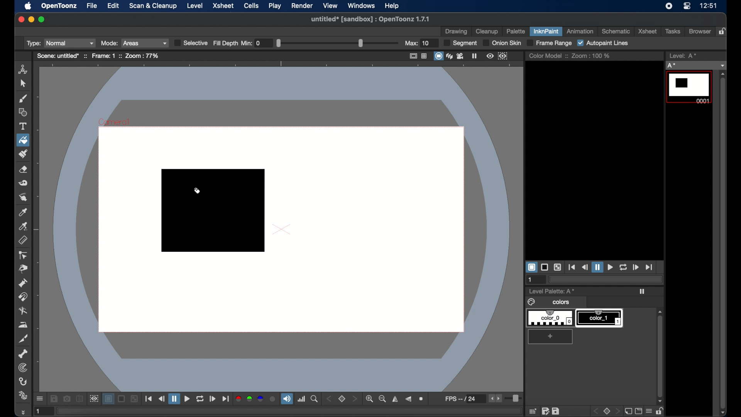 This screenshot has width=741, height=417. Describe the element at coordinates (672, 31) in the screenshot. I see `tasks` at that location.